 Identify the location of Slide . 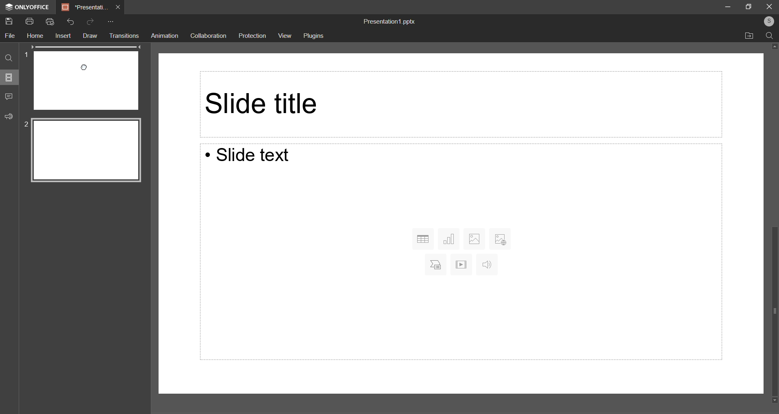
(86, 80).